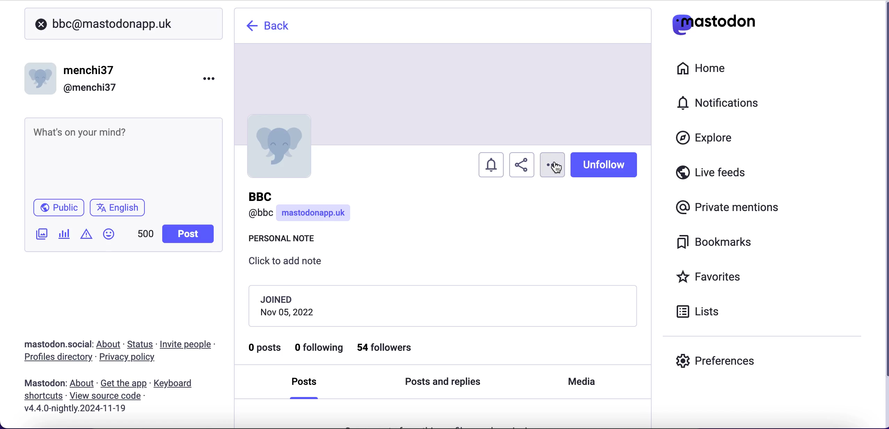 Image resolution: width=889 pixels, height=429 pixels. I want to click on view source code, so click(108, 396).